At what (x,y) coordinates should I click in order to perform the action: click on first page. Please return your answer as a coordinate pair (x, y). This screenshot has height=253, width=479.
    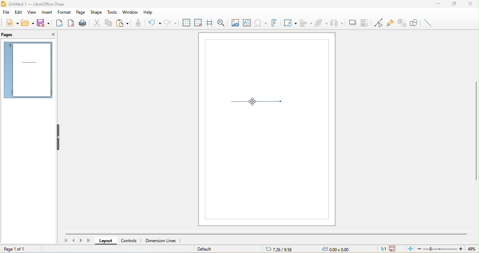
    Looking at the image, I should click on (65, 240).